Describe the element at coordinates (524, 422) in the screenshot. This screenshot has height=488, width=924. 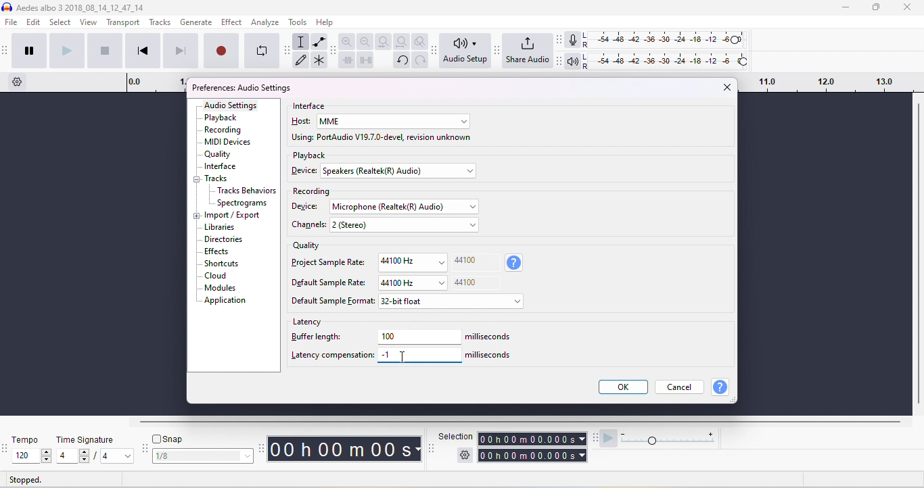
I see `horizontal scroll bar` at that location.